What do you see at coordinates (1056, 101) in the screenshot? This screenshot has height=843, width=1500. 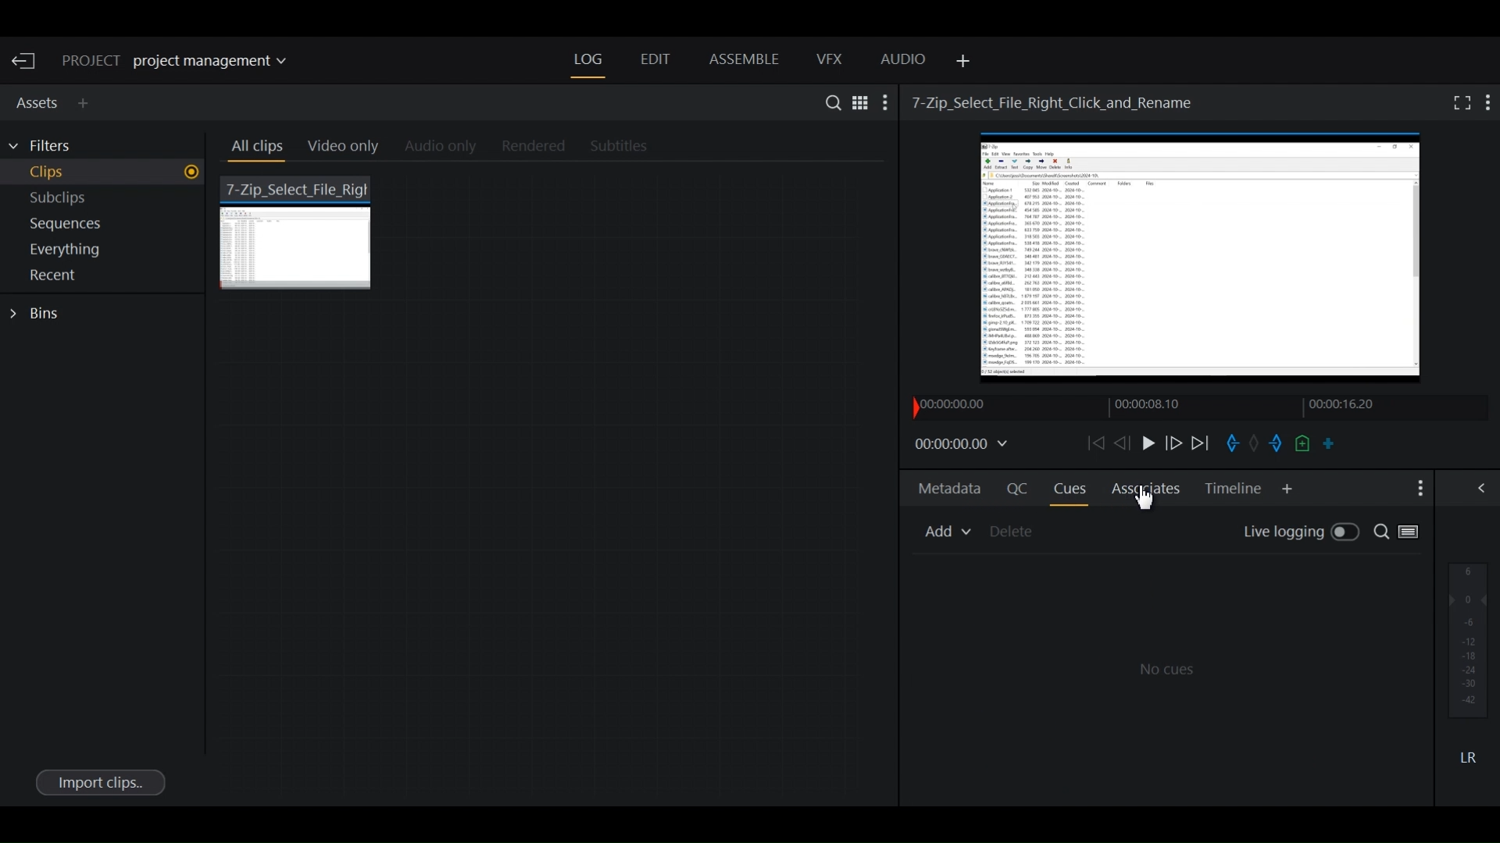 I see `Video Name` at bounding box center [1056, 101].